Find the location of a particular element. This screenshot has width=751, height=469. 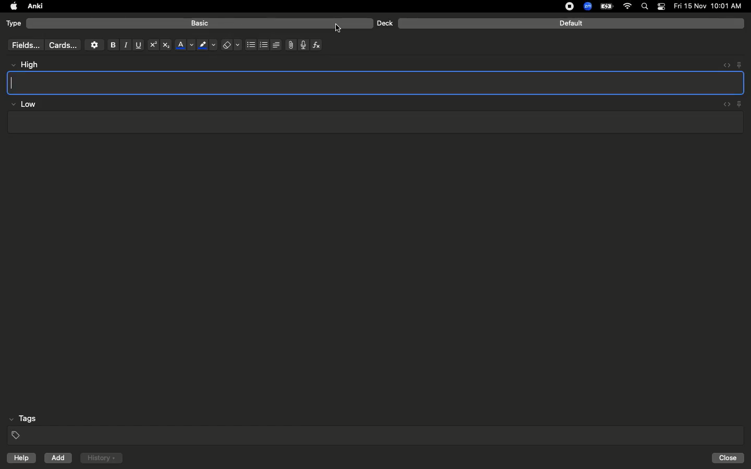

Bullet is located at coordinates (250, 45).